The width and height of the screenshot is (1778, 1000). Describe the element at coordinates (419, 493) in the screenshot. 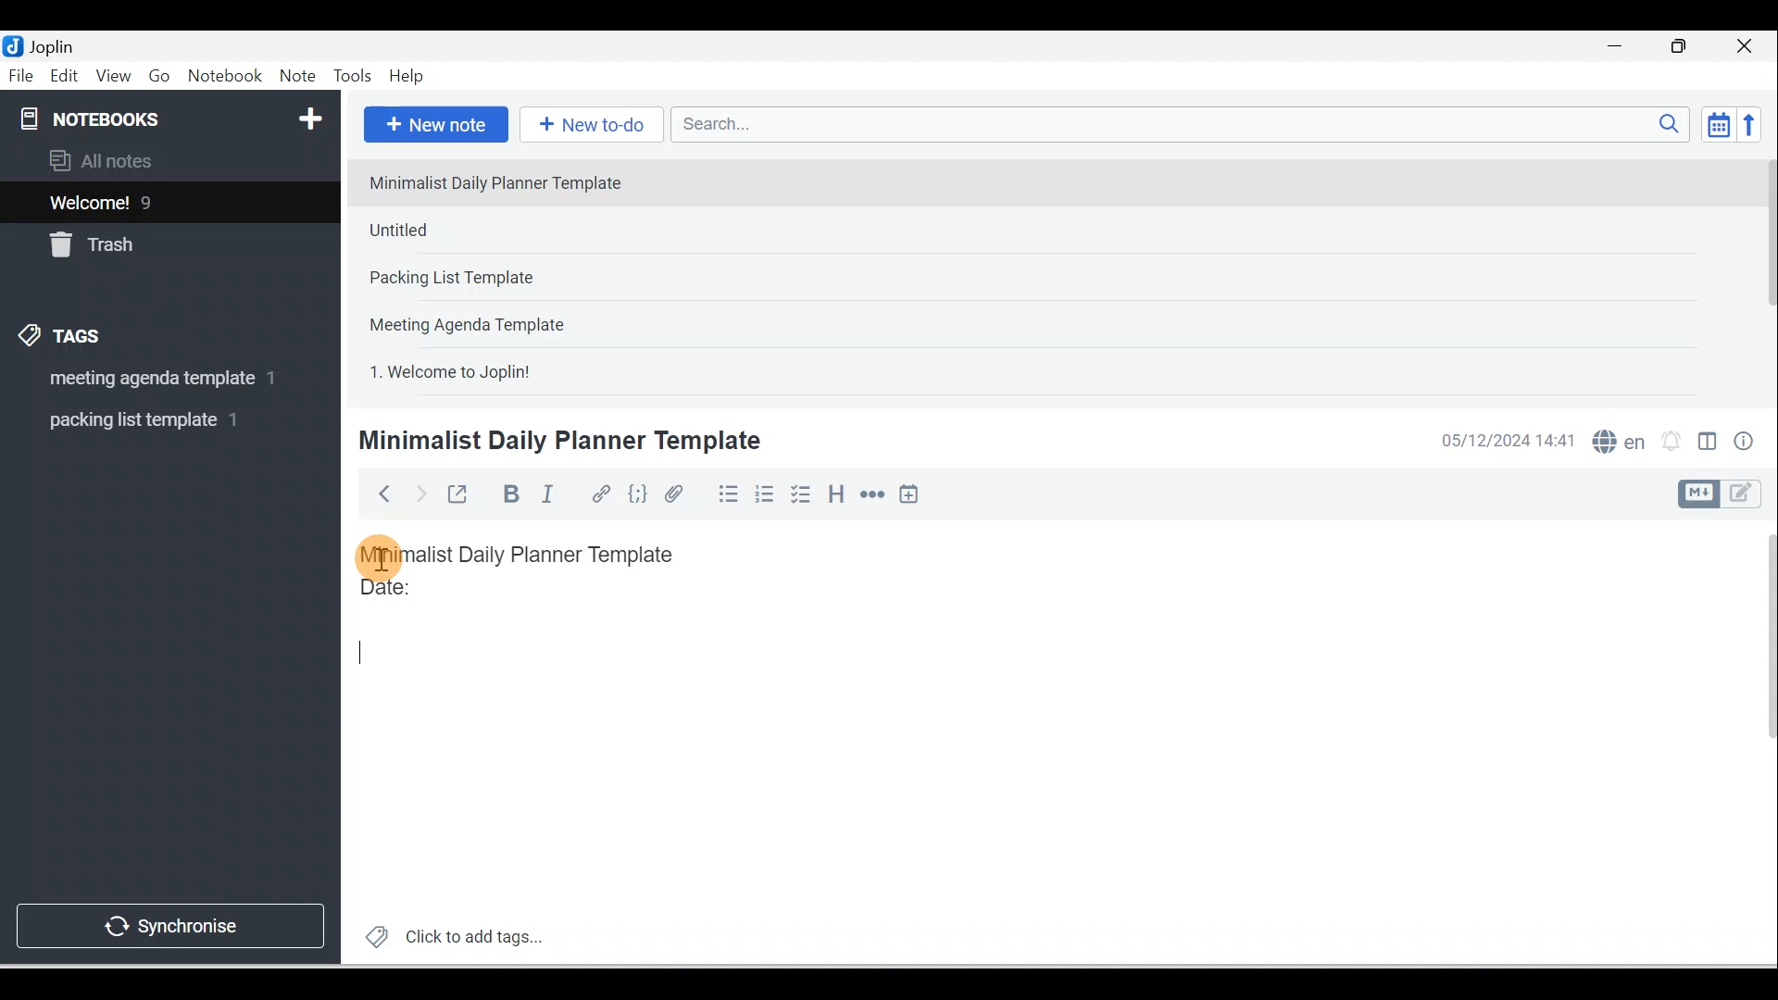

I see `Forward` at that location.